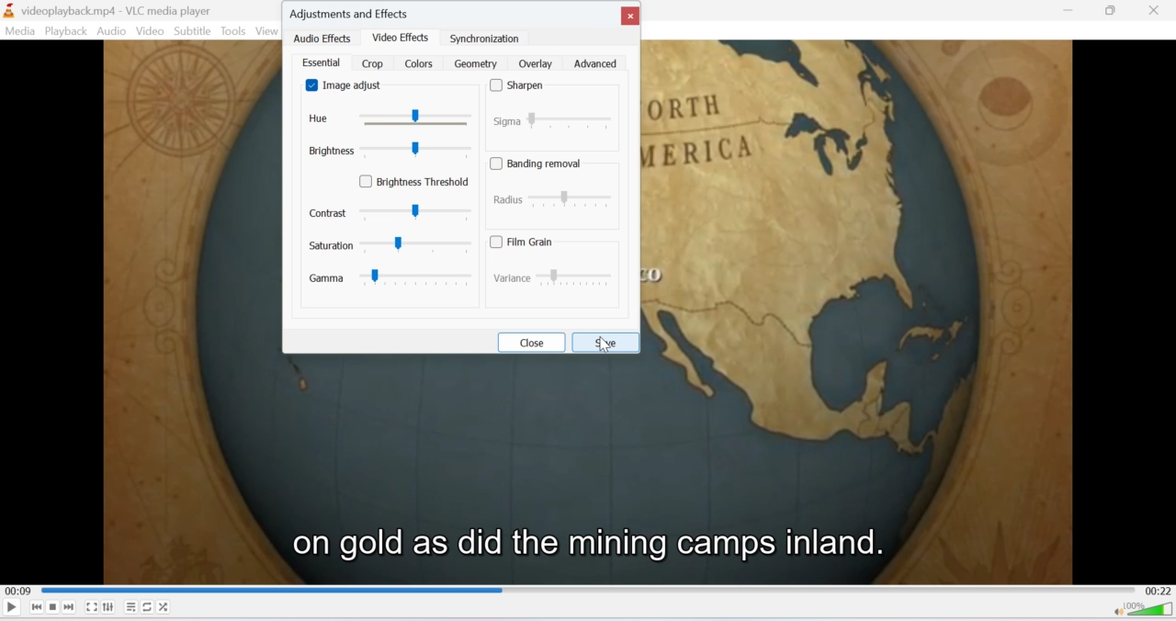 This screenshot has height=621, width=1176. I want to click on Seek backwards, so click(38, 608).